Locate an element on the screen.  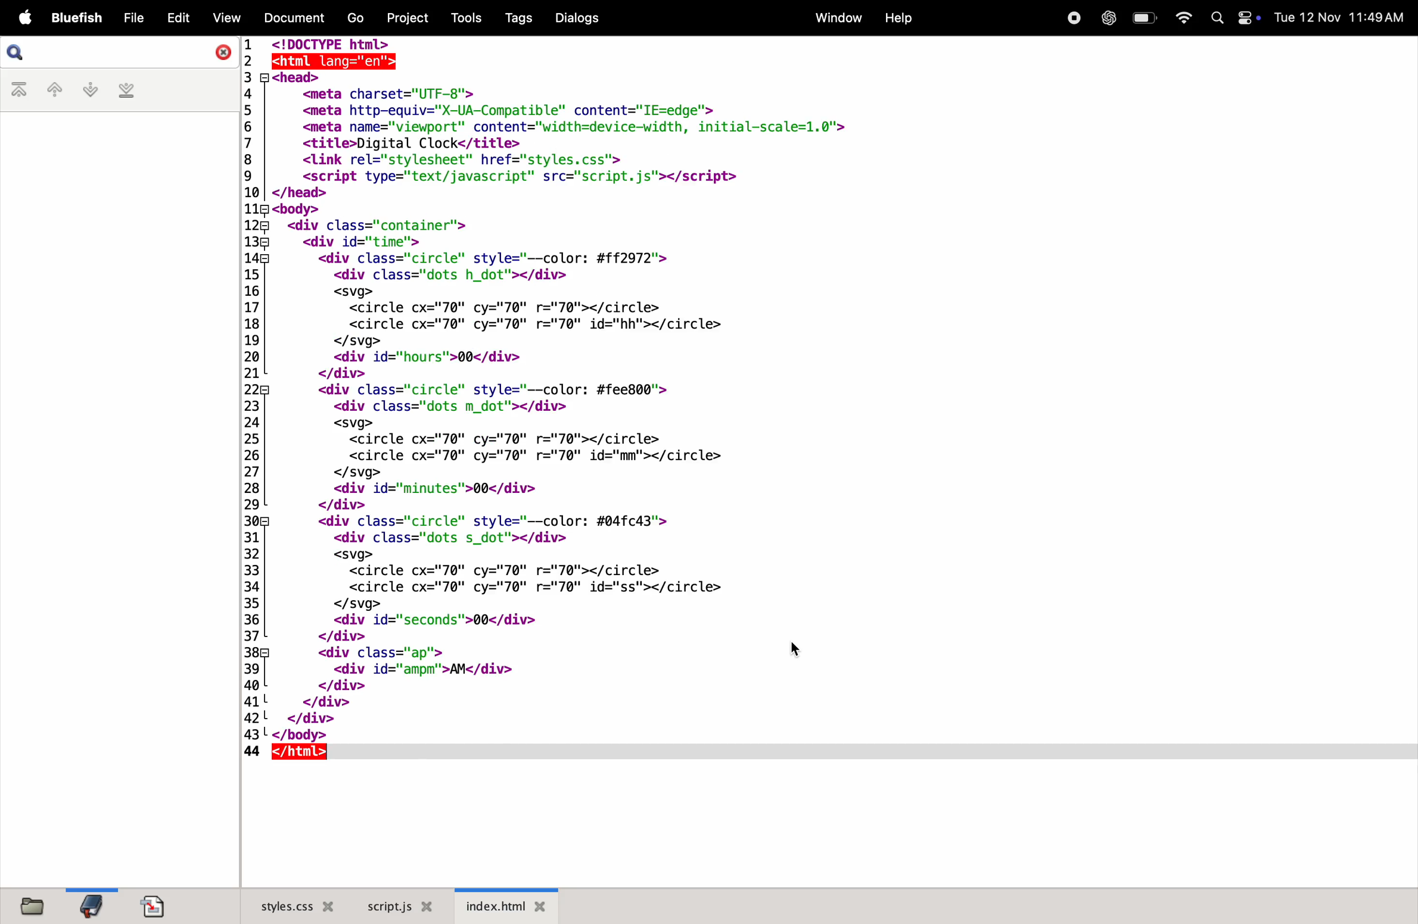
cursor is located at coordinates (798, 651).